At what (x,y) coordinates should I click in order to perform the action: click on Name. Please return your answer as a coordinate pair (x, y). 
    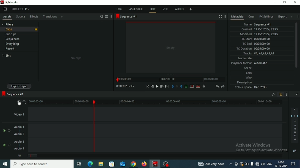
    Looking at the image, I should click on (258, 24).